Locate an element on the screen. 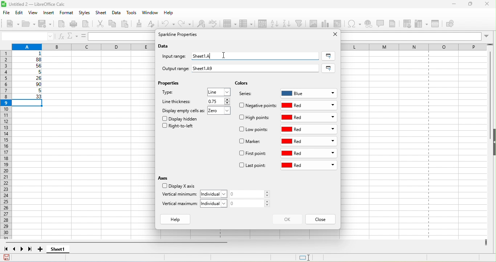  chart is located at coordinates (326, 24).